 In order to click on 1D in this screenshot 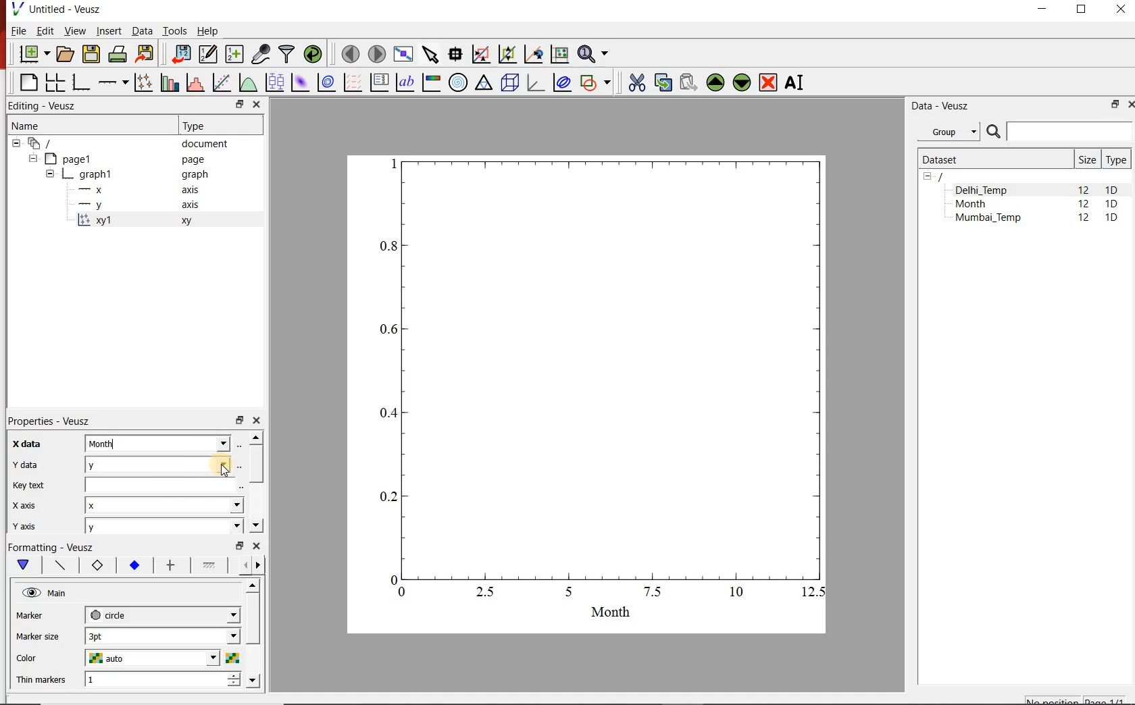, I will do `click(1111, 219)`.